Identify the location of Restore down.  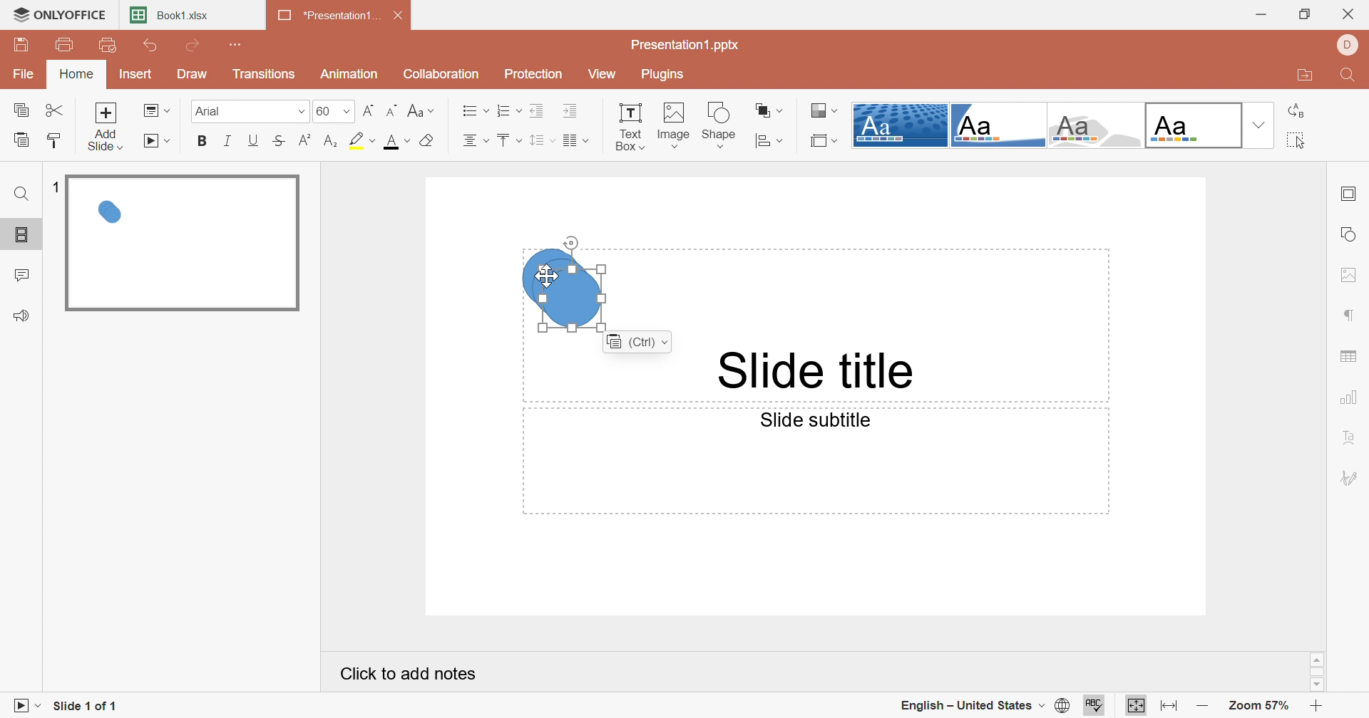
(1308, 14).